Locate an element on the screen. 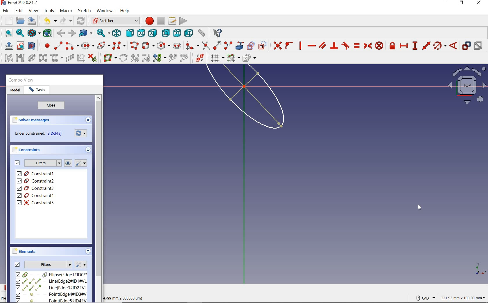  clone is located at coordinates (56, 58).